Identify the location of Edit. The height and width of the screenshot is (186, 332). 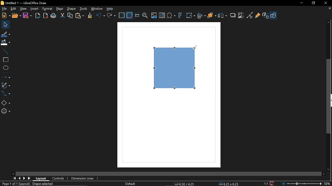
(13, 8).